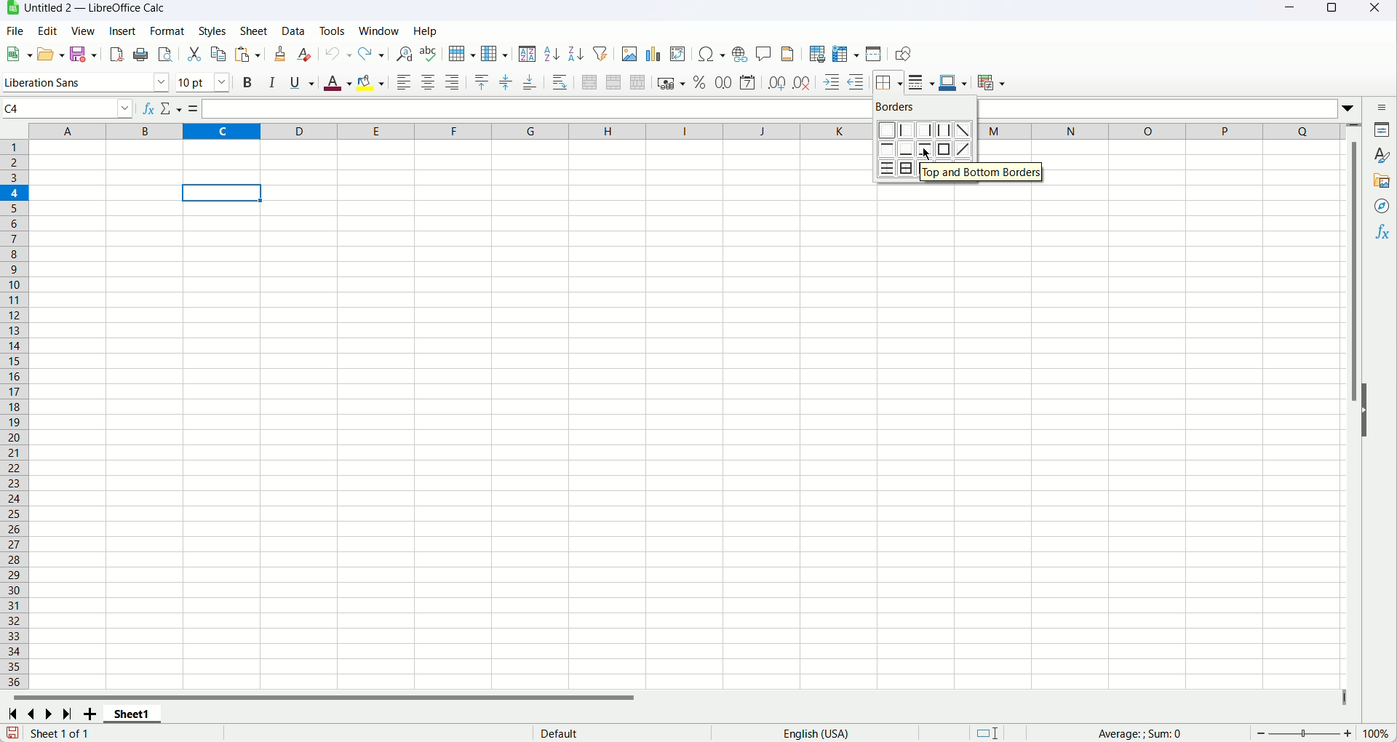 The height and width of the screenshot is (742, 1397). I want to click on Row, so click(461, 54).